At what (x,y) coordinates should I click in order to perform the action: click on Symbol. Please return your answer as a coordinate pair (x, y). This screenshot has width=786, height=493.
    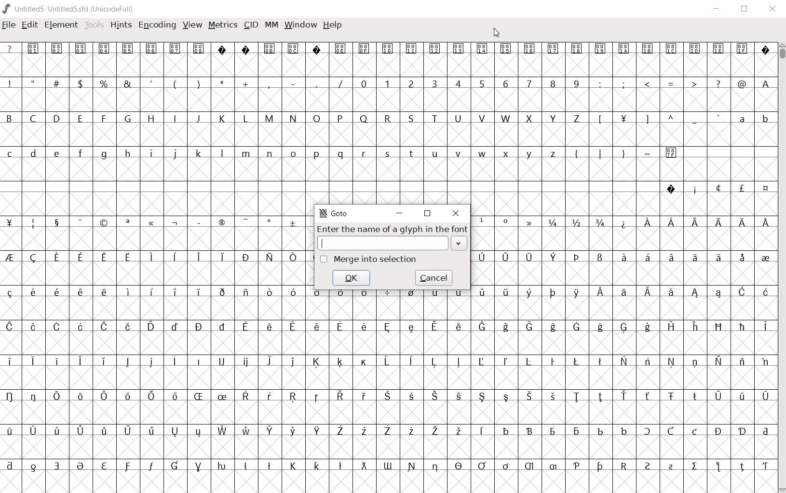
    Looking at the image, I should click on (600, 293).